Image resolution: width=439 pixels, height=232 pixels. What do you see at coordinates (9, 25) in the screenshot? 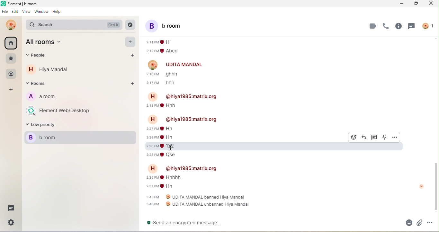
I see `udita mandal` at bounding box center [9, 25].